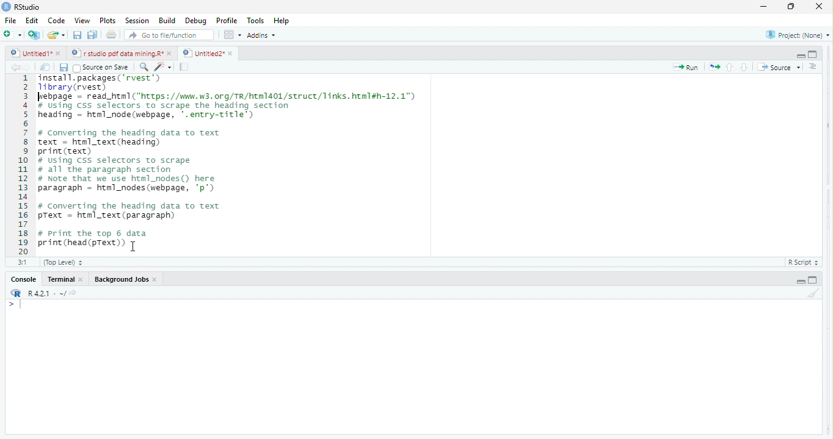 This screenshot has height=439, width=833. What do you see at coordinates (33, 35) in the screenshot?
I see `create a project` at bounding box center [33, 35].